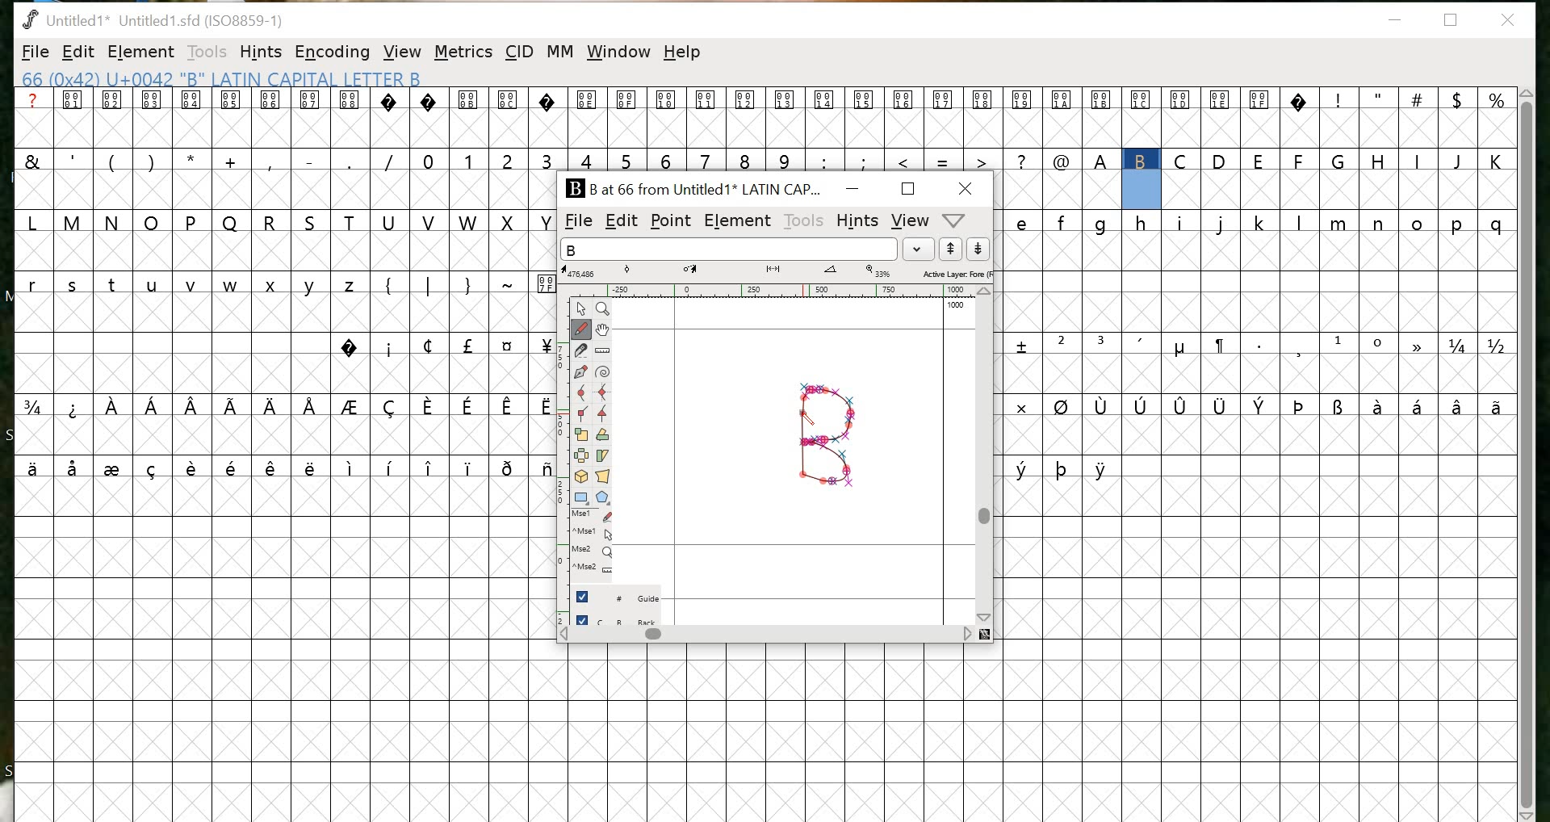 The image size is (1550, 822). I want to click on EDIT, so click(78, 52).